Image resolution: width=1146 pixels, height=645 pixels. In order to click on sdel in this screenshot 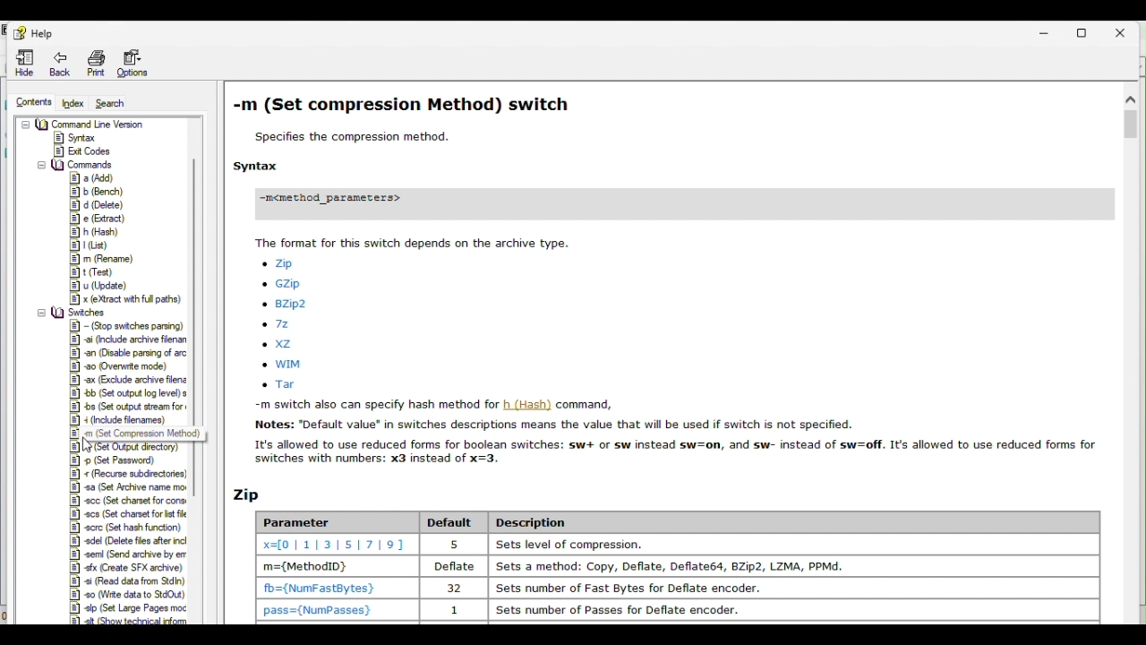, I will do `click(125, 541)`.